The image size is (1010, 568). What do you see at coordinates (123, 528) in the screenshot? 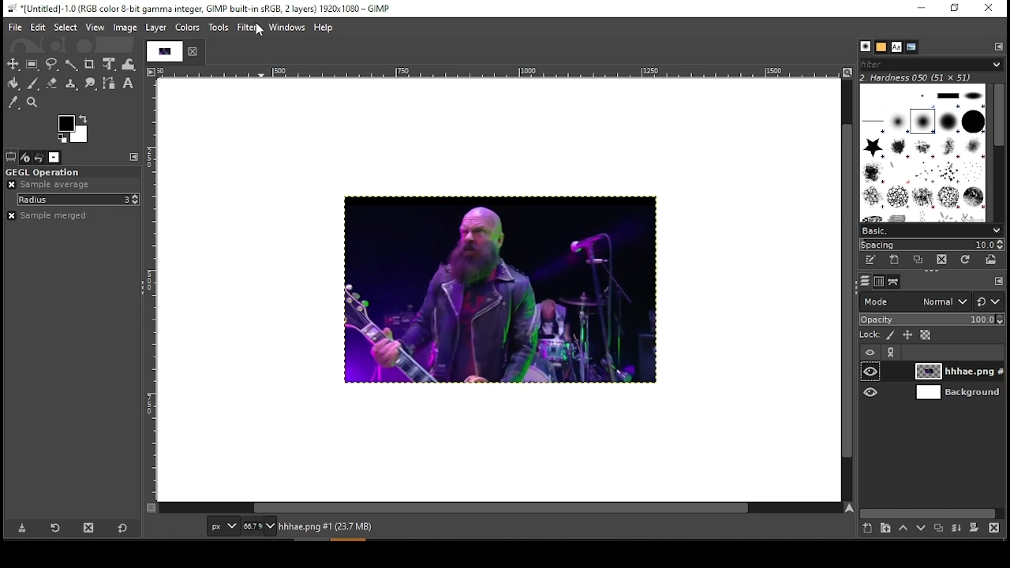
I see `restore to defaults` at bounding box center [123, 528].